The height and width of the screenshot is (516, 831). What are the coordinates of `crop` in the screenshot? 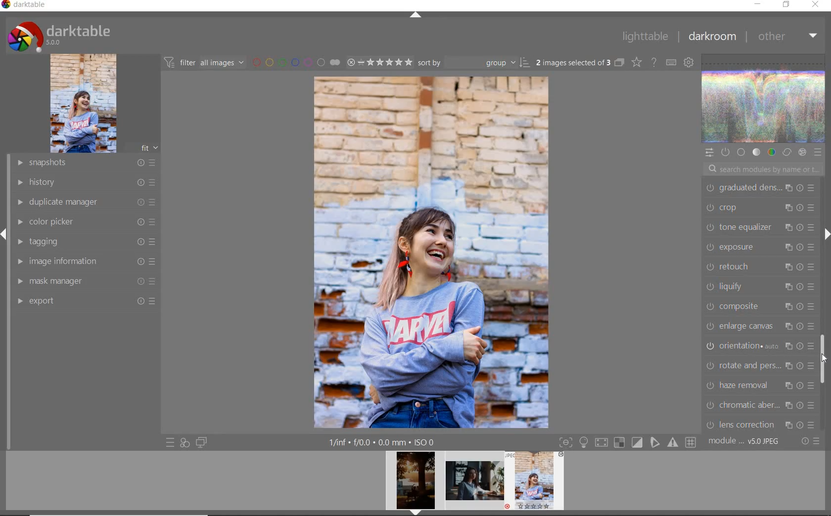 It's located at (760, 210).